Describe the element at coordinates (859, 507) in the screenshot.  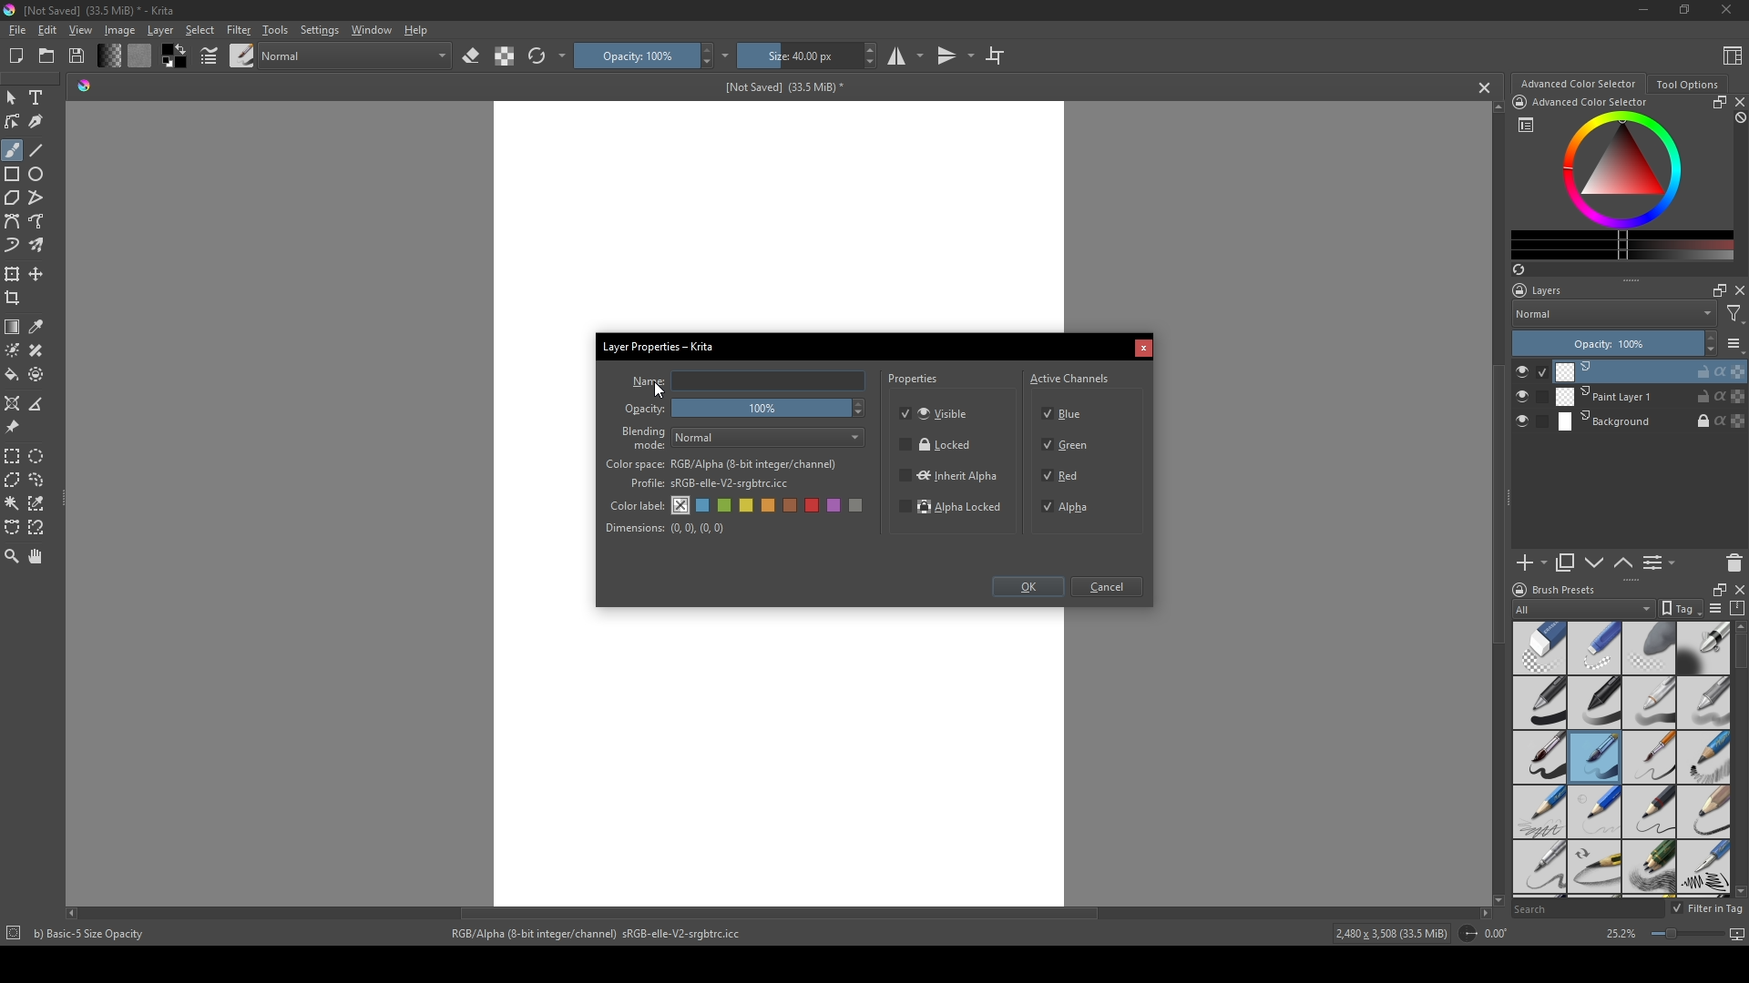
I see `grey` at that location.